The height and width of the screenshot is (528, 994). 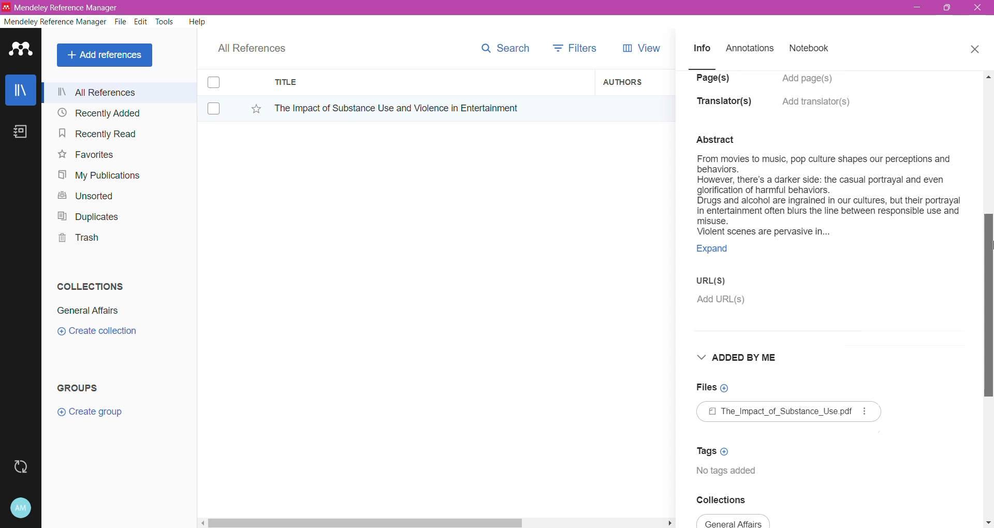 What do you see at coordinates (251, 107) in the screenshot?
I see `Click to Add to Favorites` at bounding box center [251, 107].